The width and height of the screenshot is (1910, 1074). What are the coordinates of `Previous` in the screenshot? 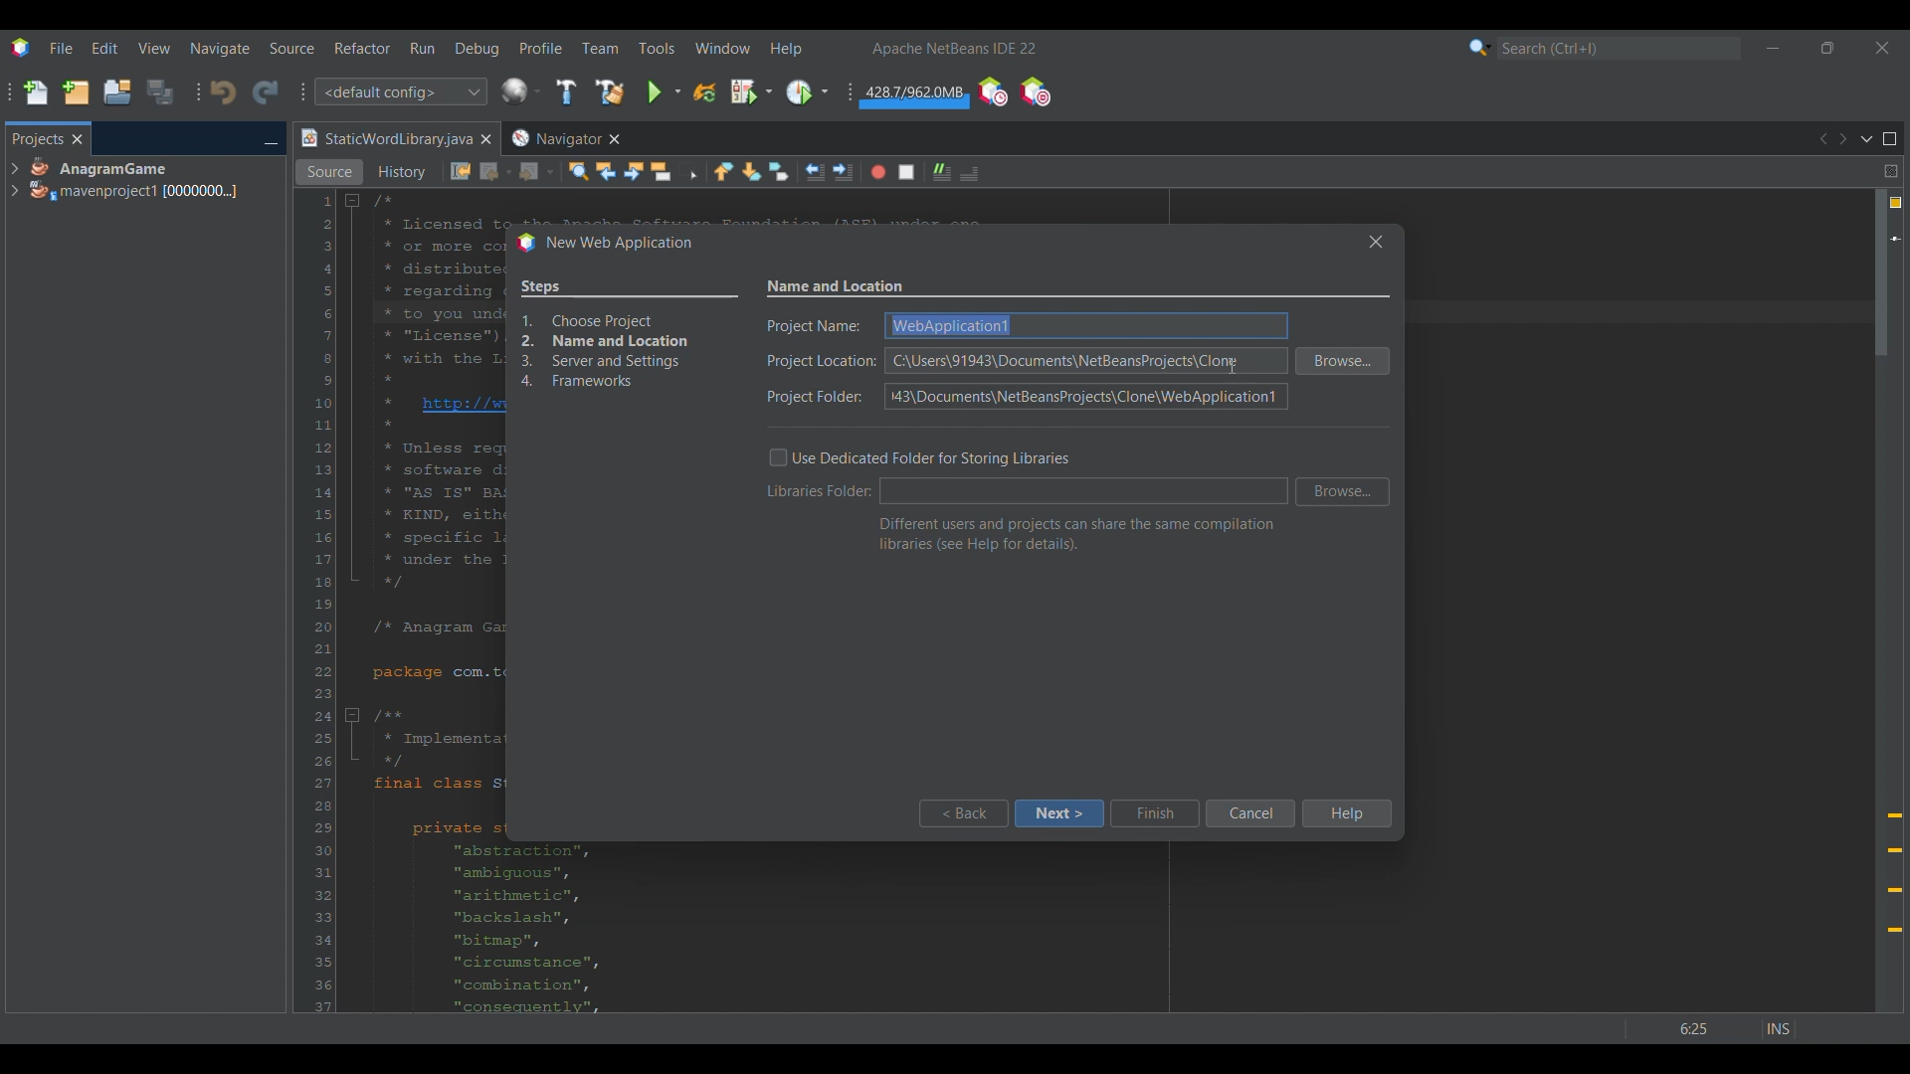 It's located at (1821, 139).